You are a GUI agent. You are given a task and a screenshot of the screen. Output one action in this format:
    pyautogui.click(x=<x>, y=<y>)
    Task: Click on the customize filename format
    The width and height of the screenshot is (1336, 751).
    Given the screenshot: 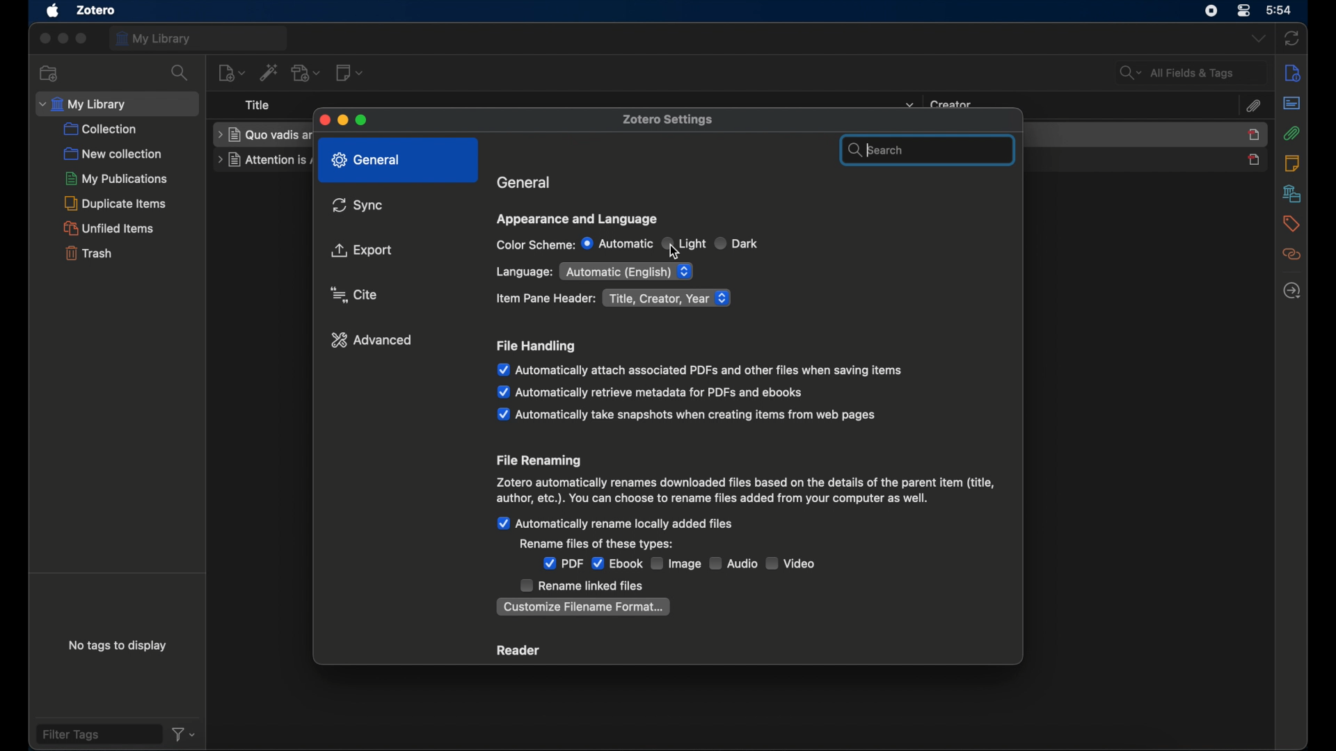 What is the action you would take?
    pyautogui.click(x=582, y=608)
    